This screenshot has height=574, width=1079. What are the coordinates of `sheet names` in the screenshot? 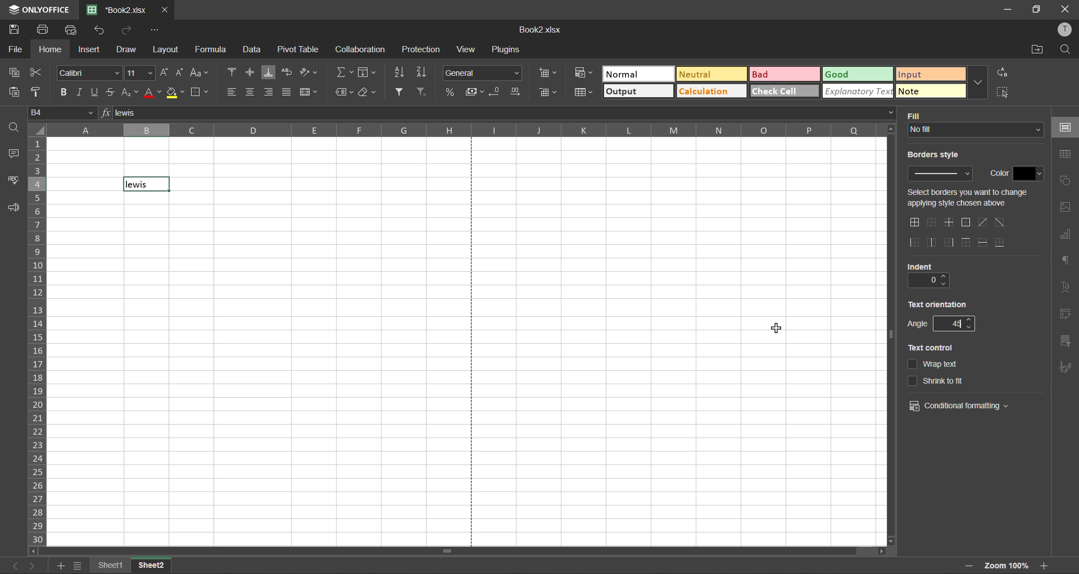 It's located at (107, 566).